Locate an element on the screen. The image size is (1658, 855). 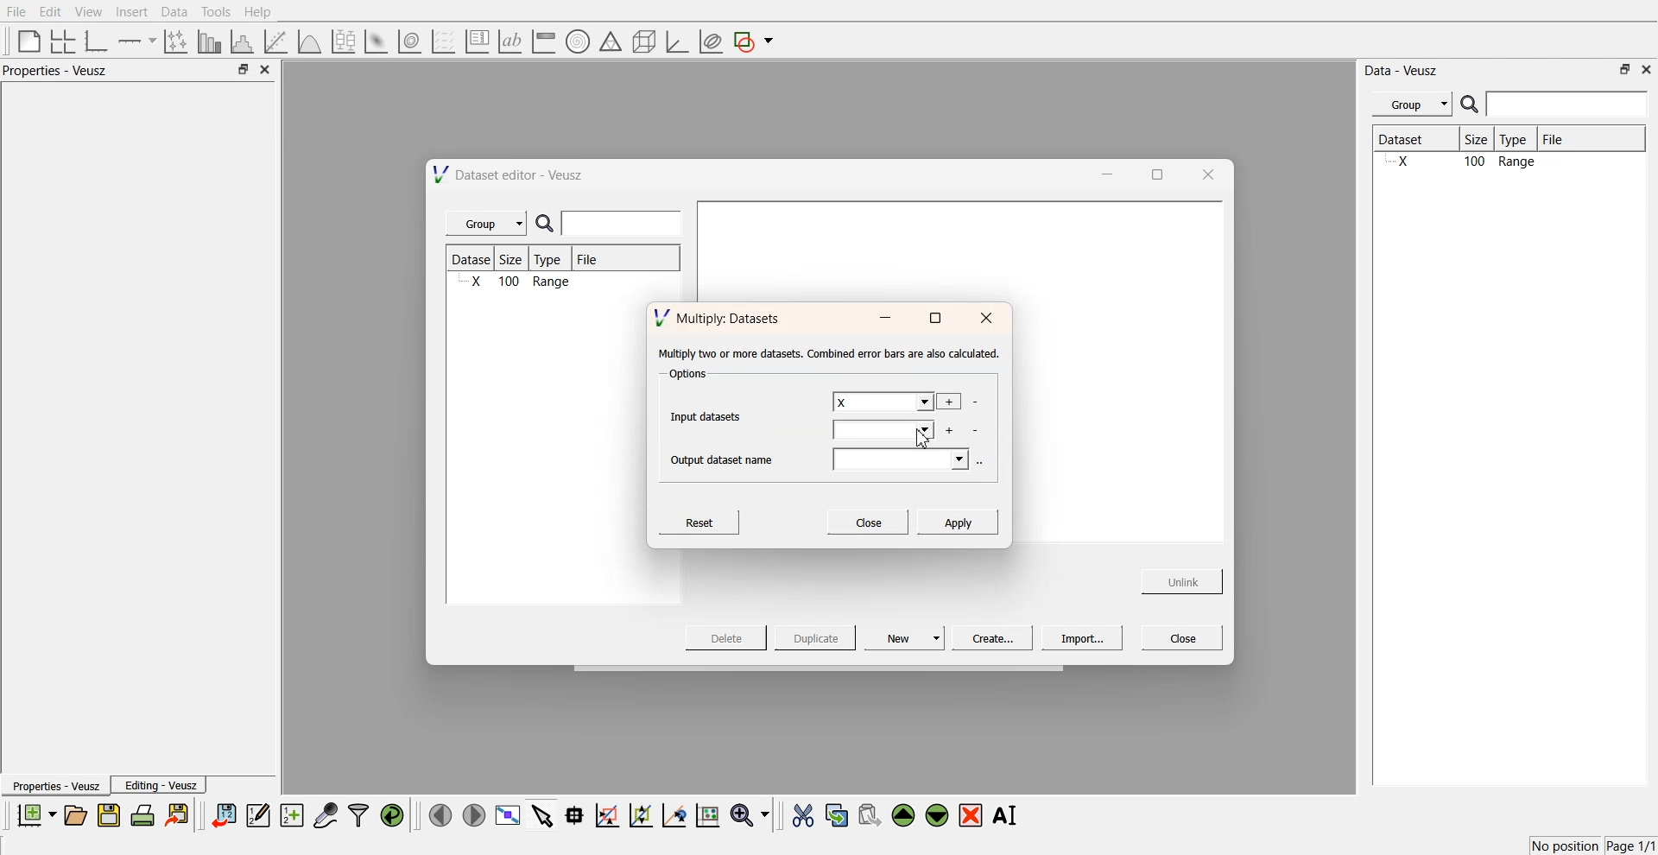
minimise is located at coordinates (1103, 173).